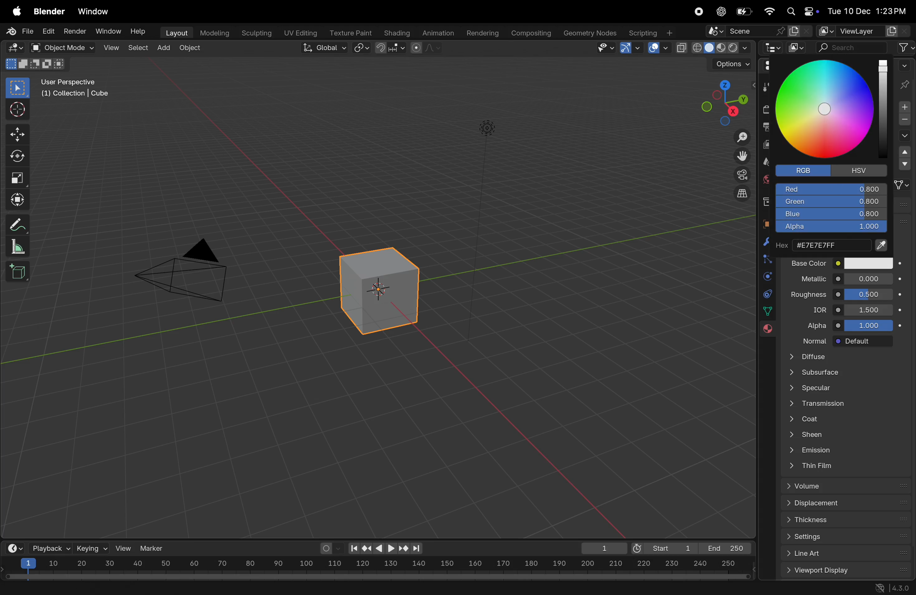  I want to click on object, so click(190, 49).